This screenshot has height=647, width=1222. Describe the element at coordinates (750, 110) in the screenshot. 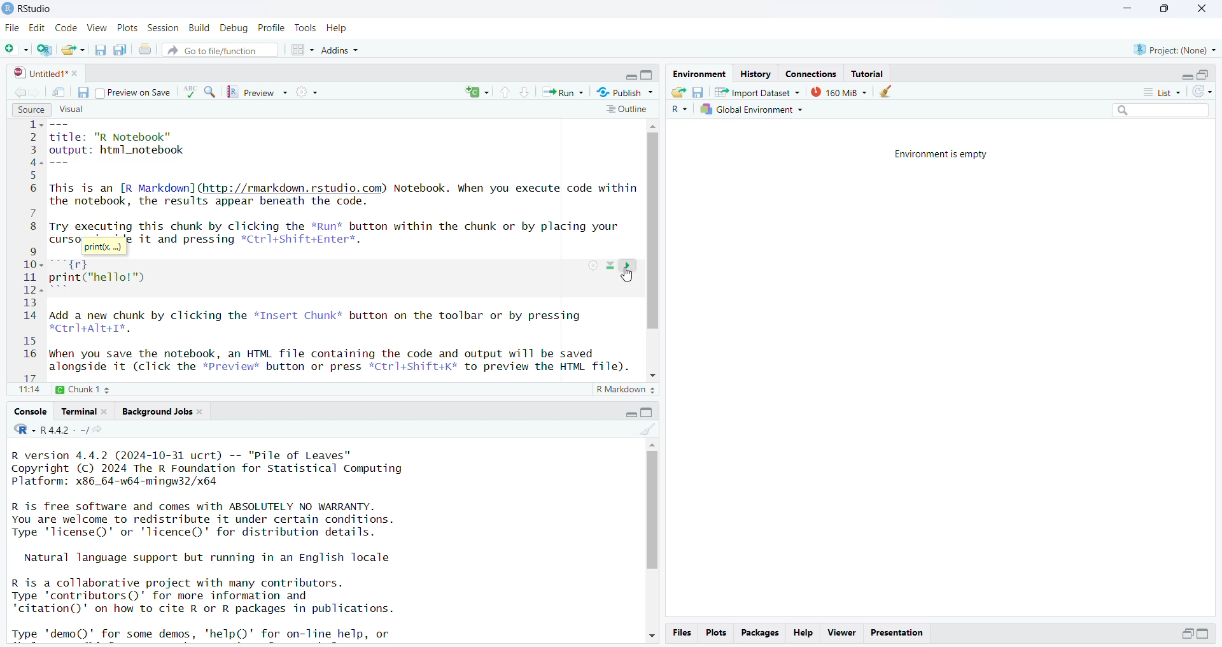

I see `global environment` at that location.